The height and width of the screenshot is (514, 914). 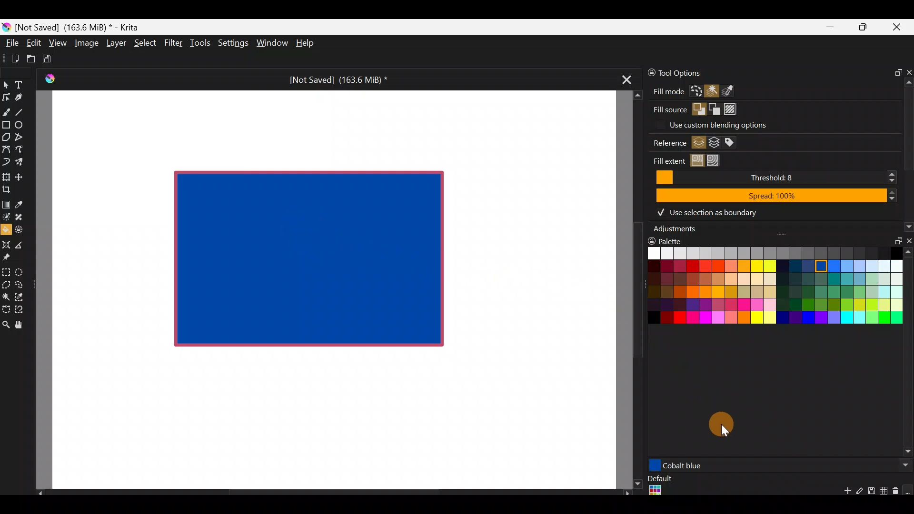 What do you see at coordinates (885, 492) in the screenshot?
I see `Edit current palette` at bounding box center [885, 492].